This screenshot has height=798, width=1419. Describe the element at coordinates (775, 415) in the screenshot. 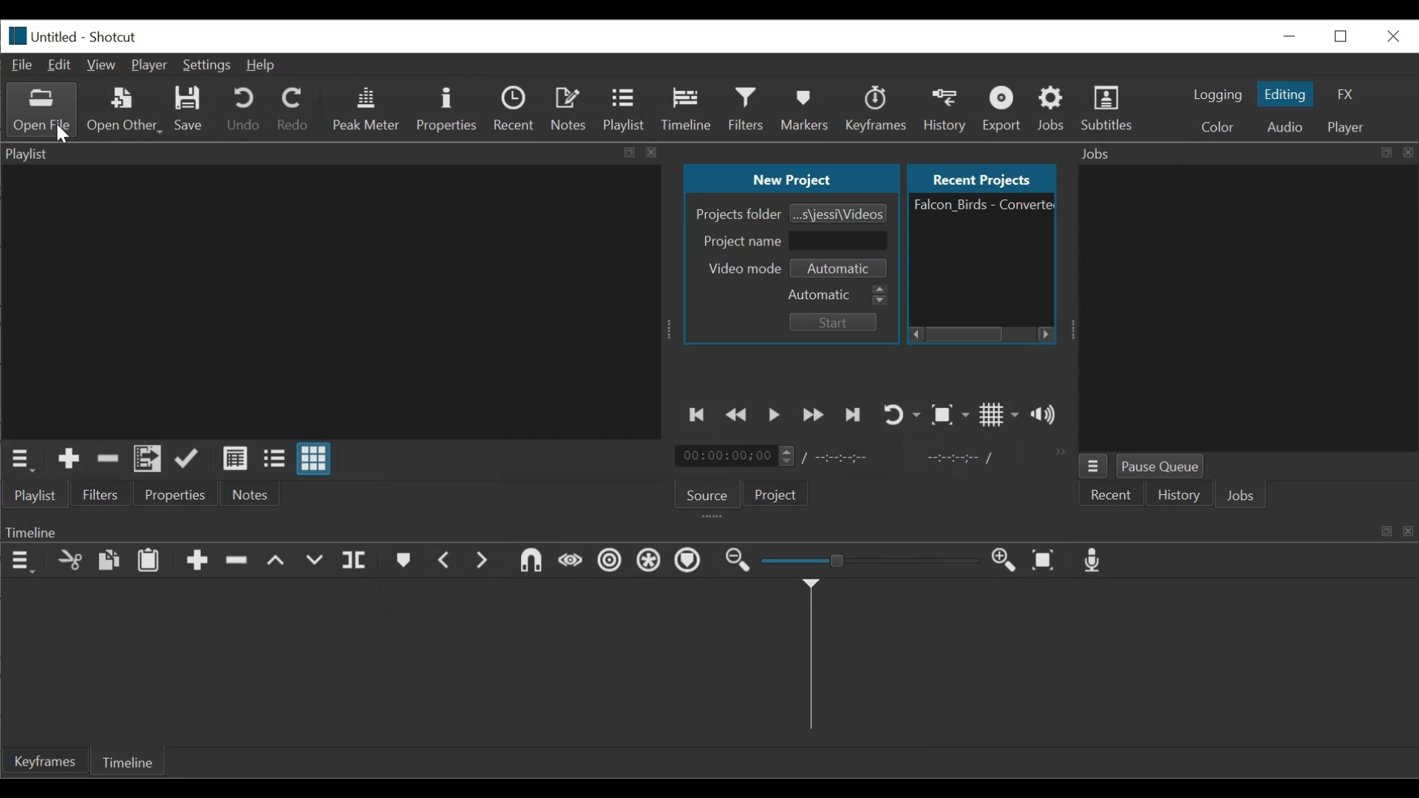

I see `Toggle play or pause (space)` at that location.